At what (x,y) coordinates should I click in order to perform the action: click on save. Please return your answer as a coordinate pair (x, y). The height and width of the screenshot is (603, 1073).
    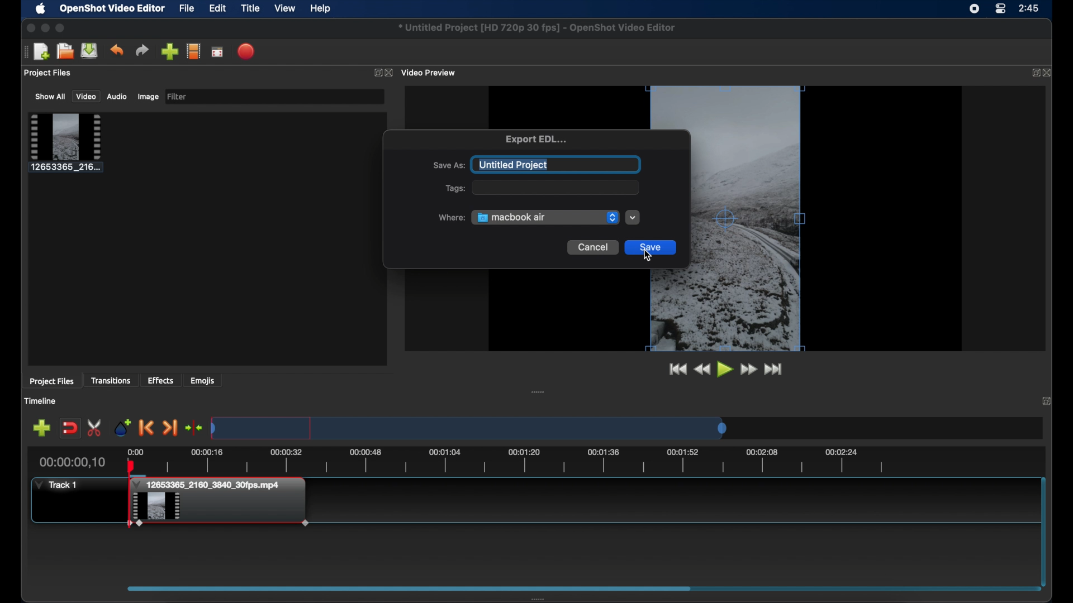
    Looking at the image, I should click on (650, 247).